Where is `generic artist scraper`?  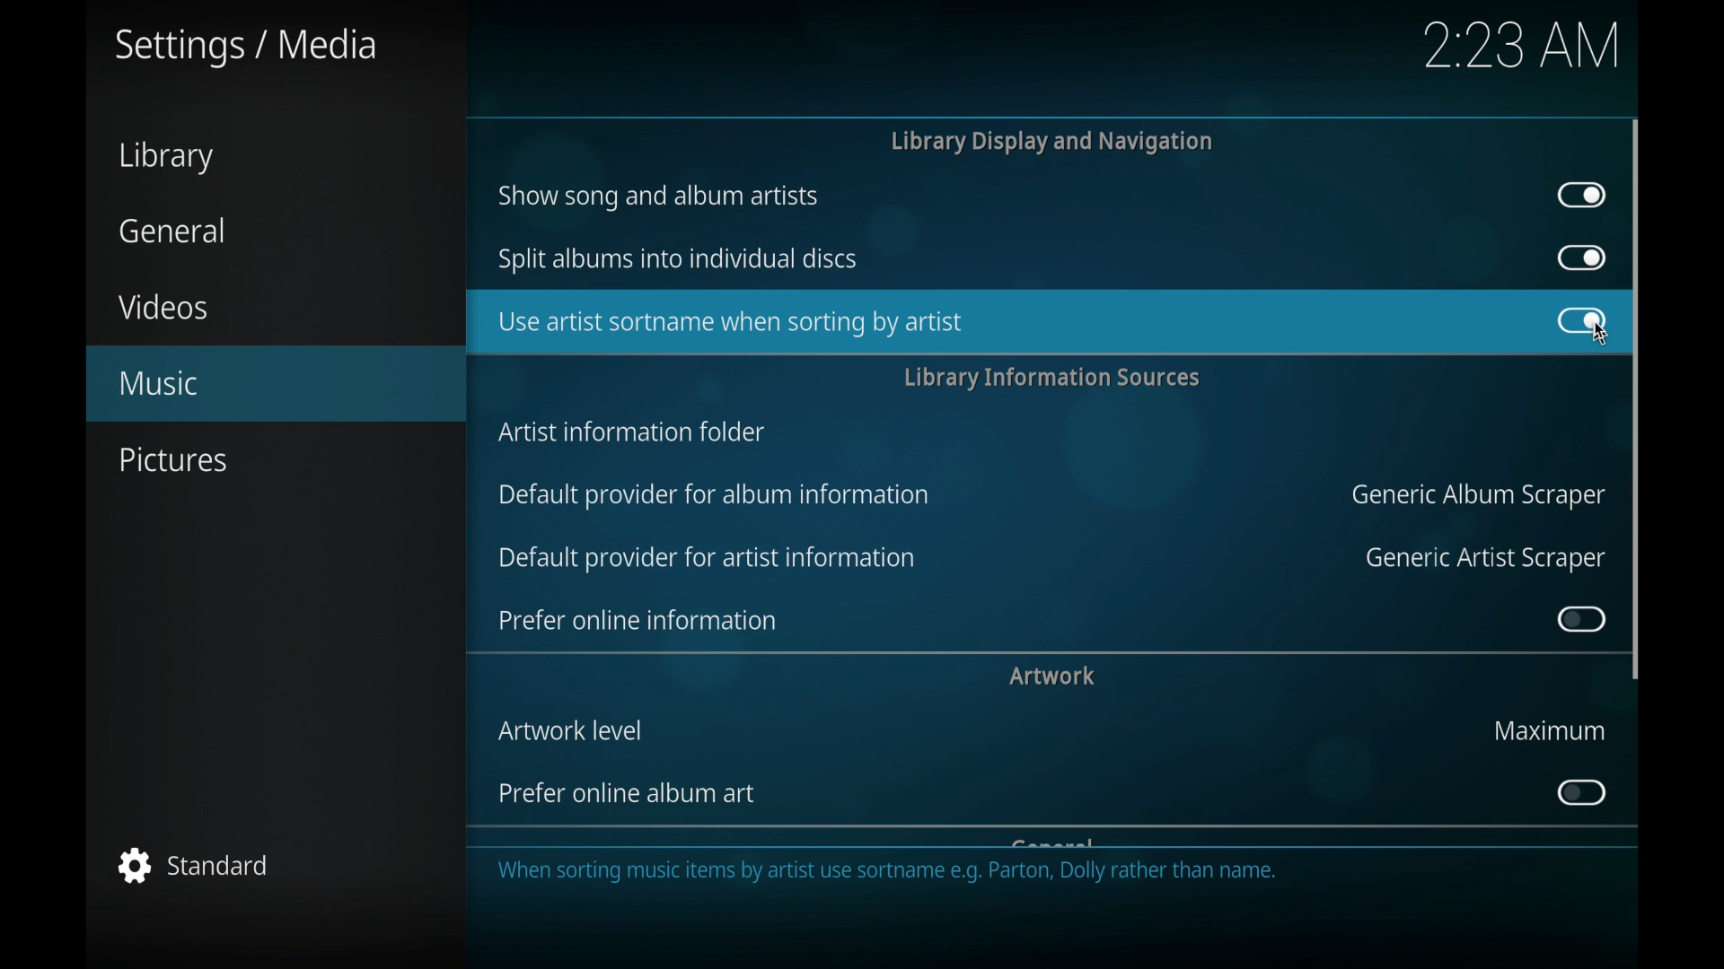 generic artist scraper is located at coordinates (1485, 559).